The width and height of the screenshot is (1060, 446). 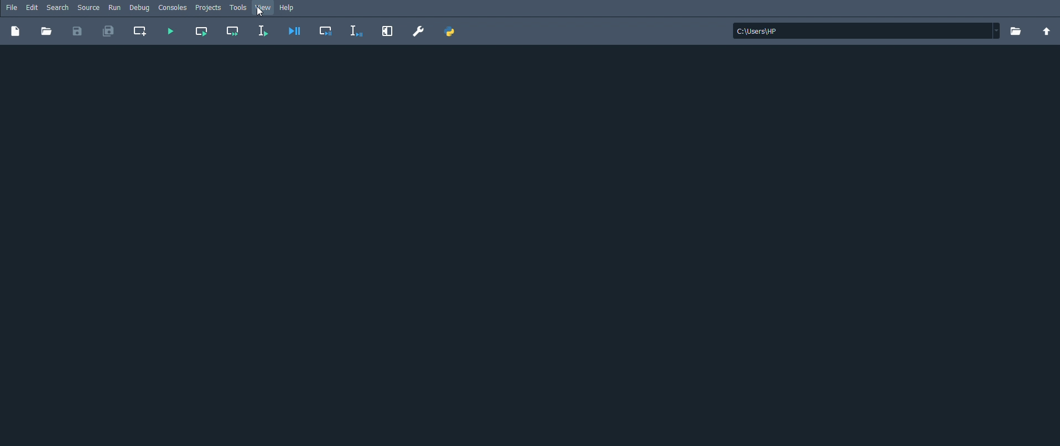 I want to click on Save all files, so click(x=109, y=32).